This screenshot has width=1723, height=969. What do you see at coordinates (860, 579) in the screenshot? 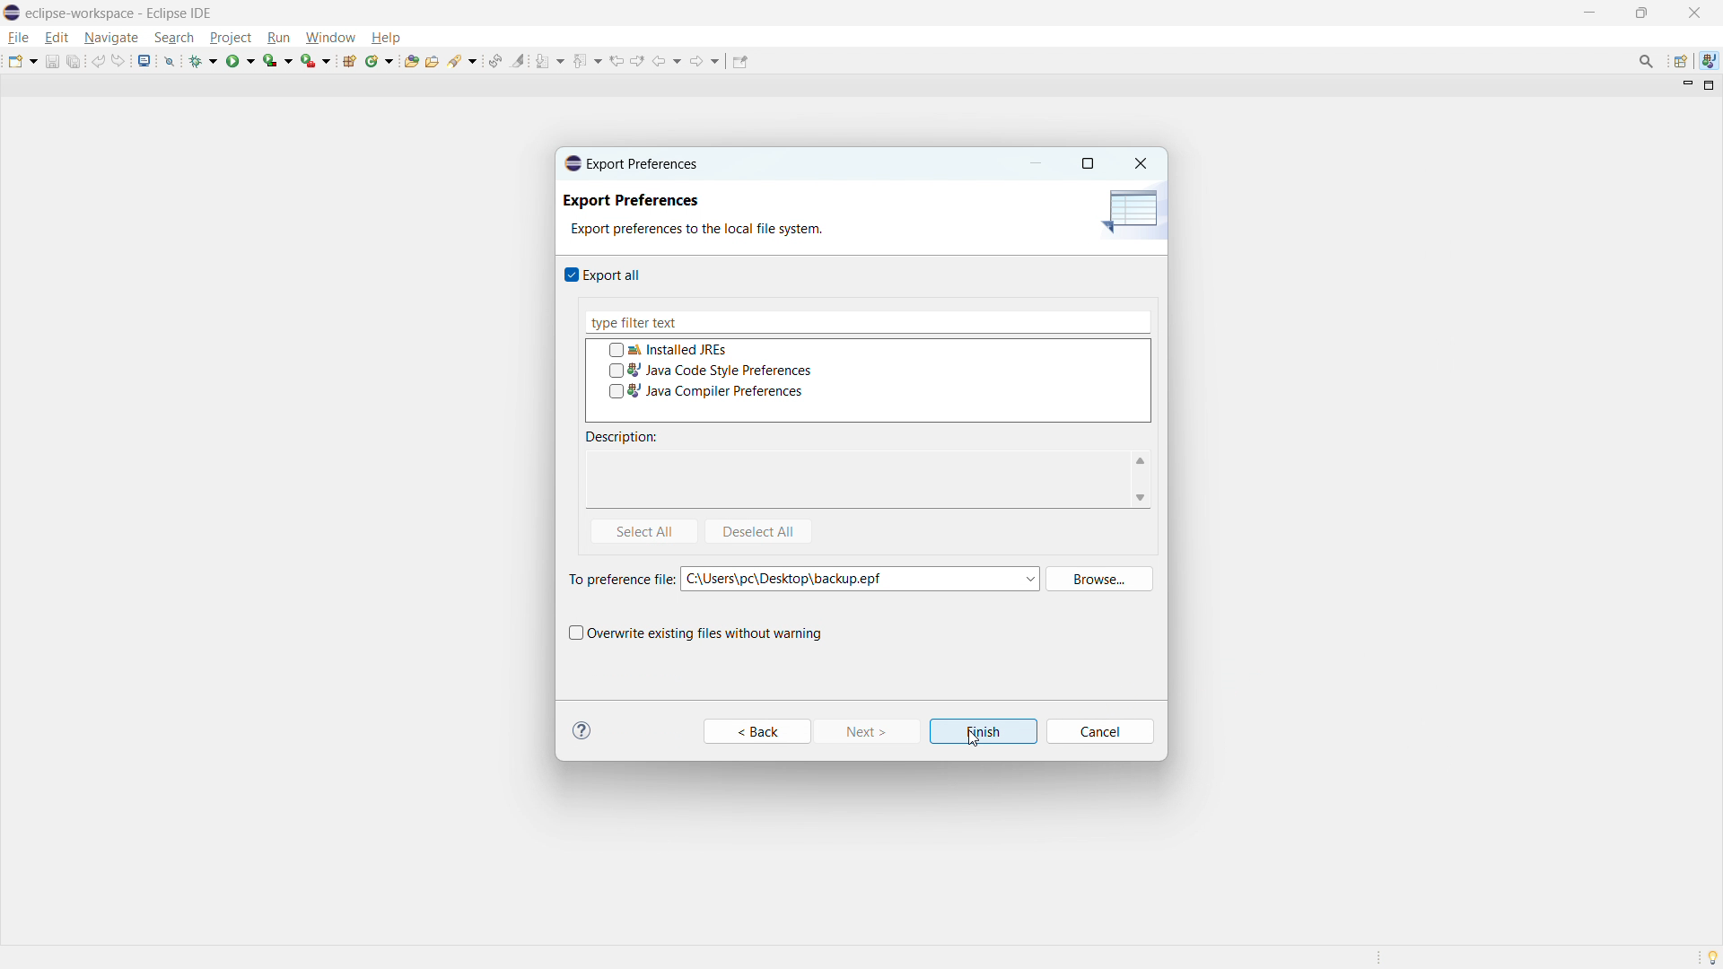
I see `C:\Users\pc\Desktop\backup.epf` at bounding box center [860, 579].